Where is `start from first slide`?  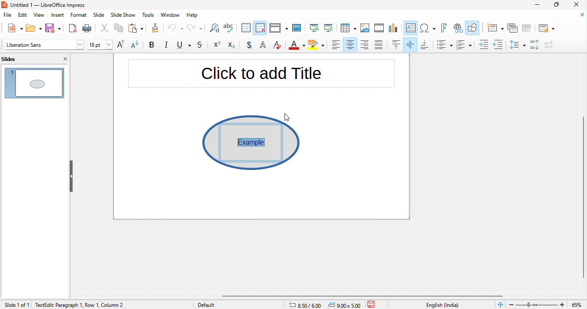
start from first slide is located at coordinates (314, 28).